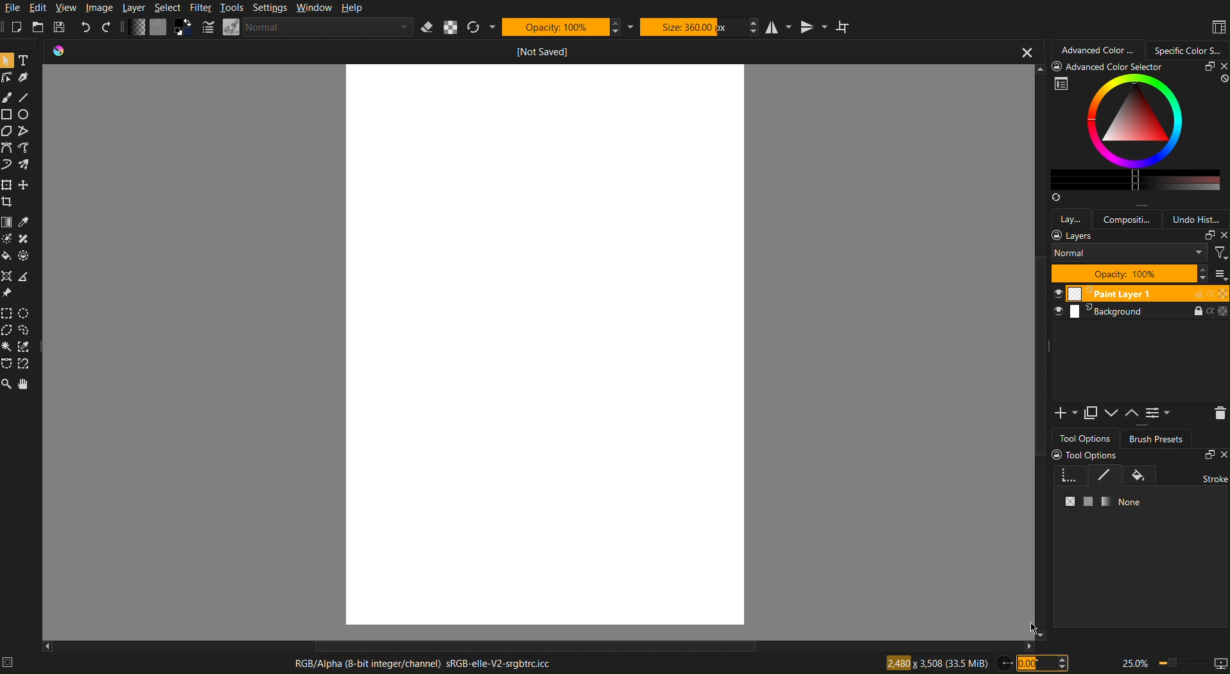 The width and height of the screenshot is (1230, 674). I want to click on Measure Tool, so click(23, 277).